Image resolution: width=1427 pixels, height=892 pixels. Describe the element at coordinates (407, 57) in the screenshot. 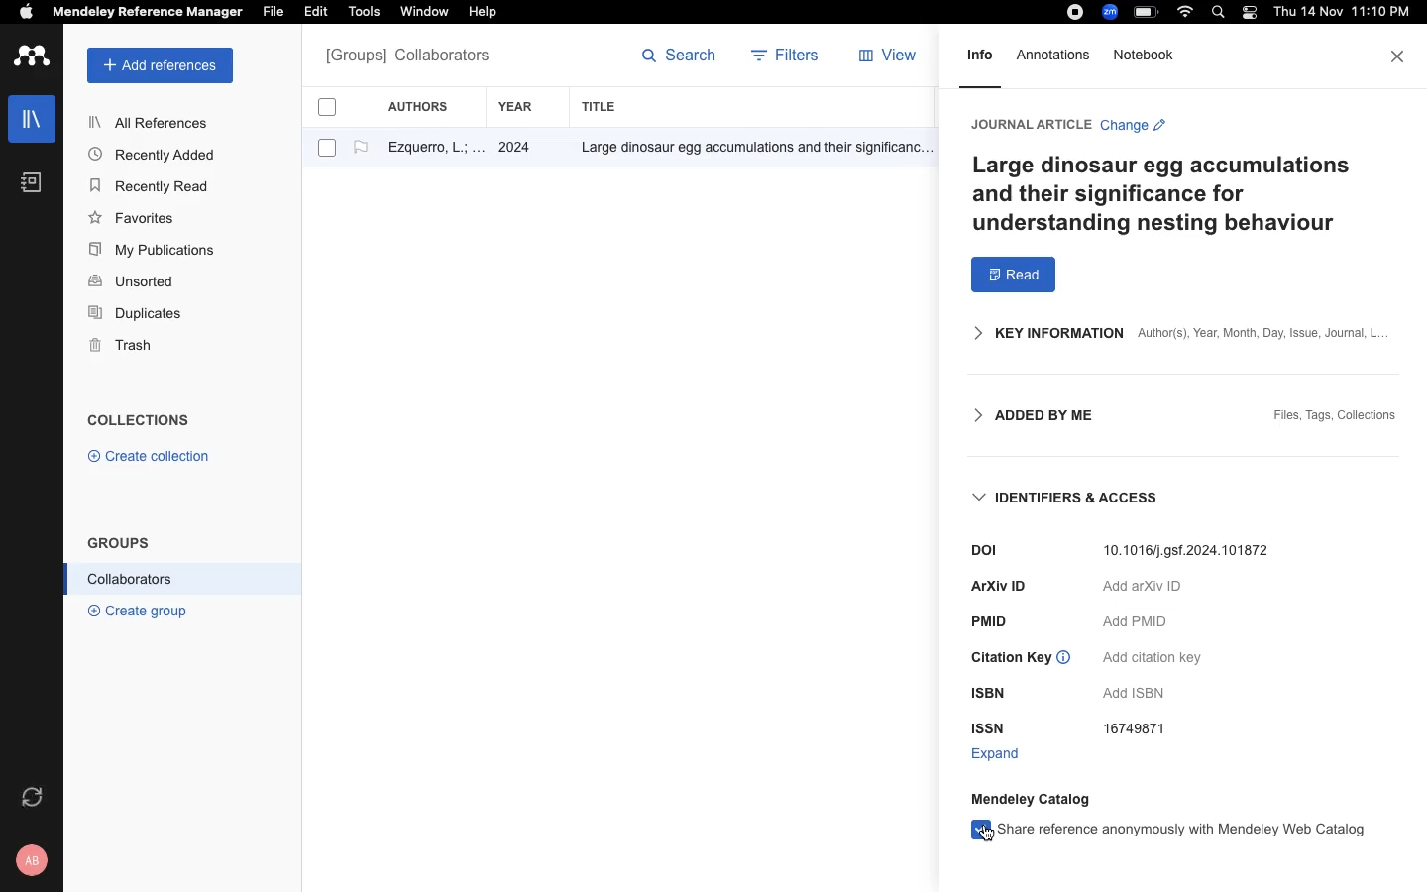

I see `All references` at that location.